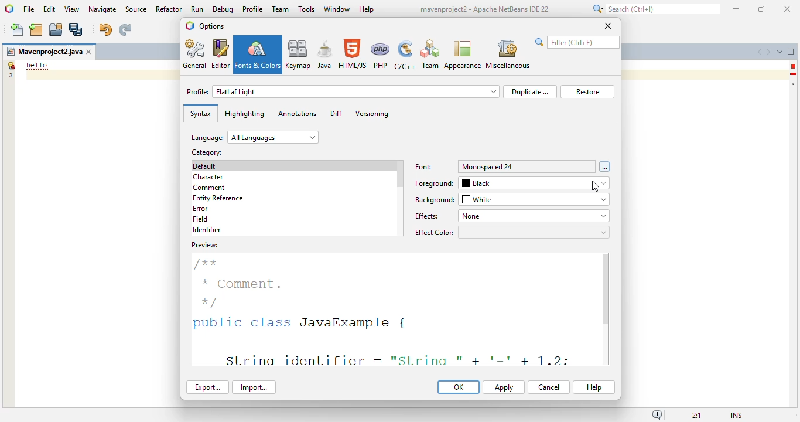 The width and height of the screenshot is (800, 422). I want to click on scroll documents left, so click(761, 52).